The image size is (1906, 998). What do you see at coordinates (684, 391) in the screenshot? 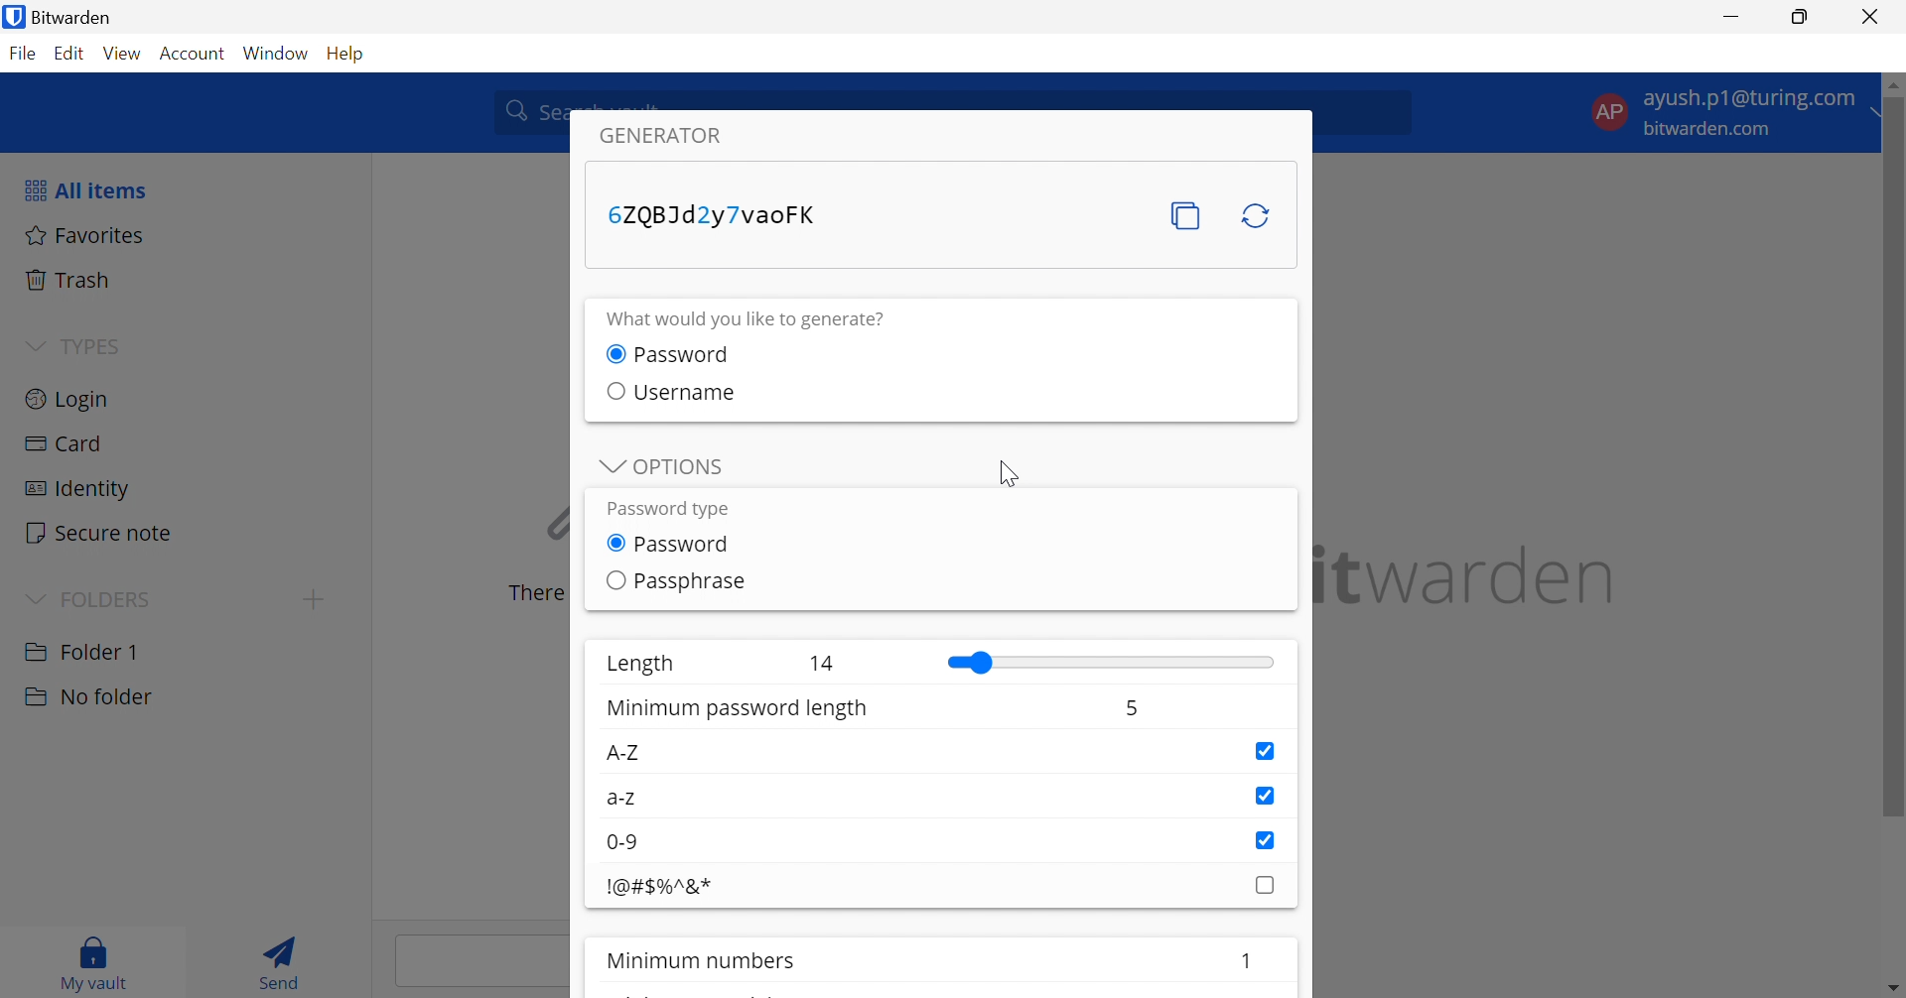
I see `Username` at bounding box center [684, 391].